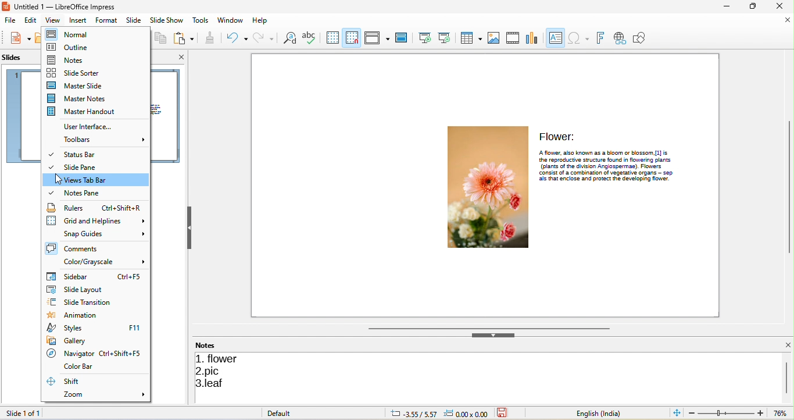 Image resolution: width=794 pixels, height=420 pixels. I want to click on minimize, so click(729, 6).